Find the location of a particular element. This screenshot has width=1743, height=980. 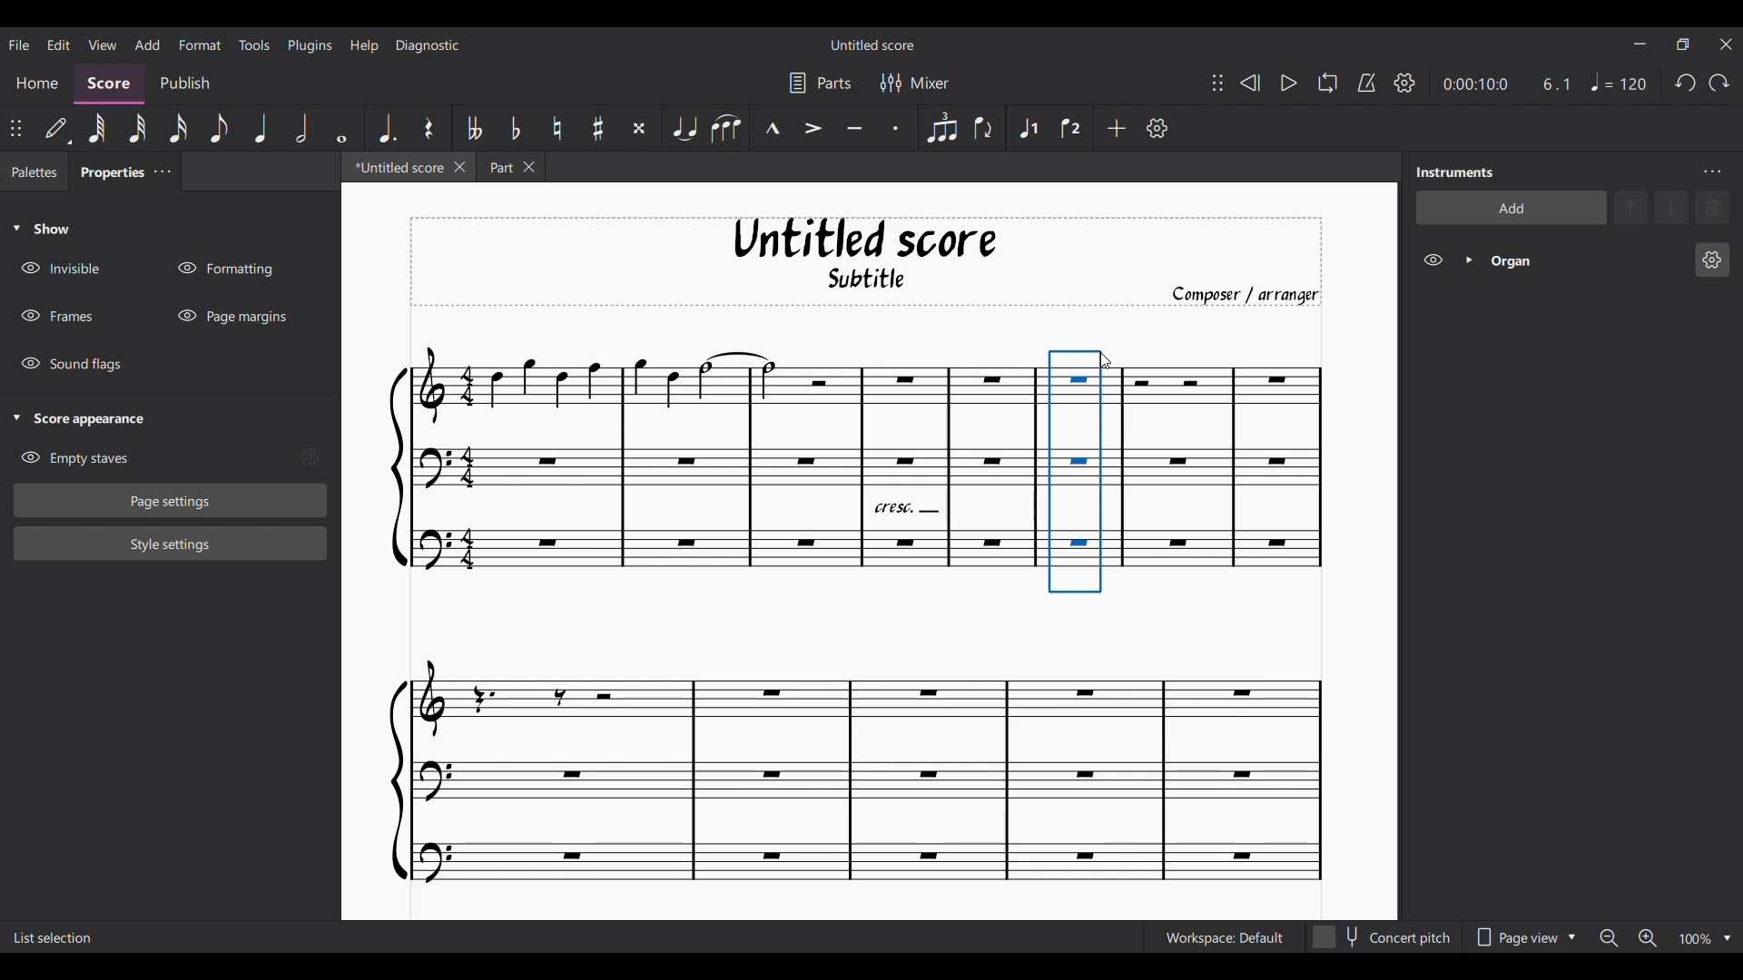

Palettes tab is located at coordinates (34, 171).